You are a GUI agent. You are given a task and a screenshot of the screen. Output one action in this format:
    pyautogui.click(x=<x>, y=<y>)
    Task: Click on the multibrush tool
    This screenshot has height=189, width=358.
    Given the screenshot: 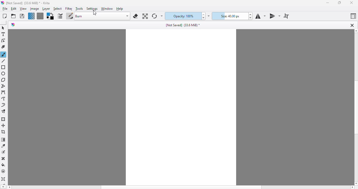 What is the action you would take?
    pyautogui.click(x=3, y=112)
    